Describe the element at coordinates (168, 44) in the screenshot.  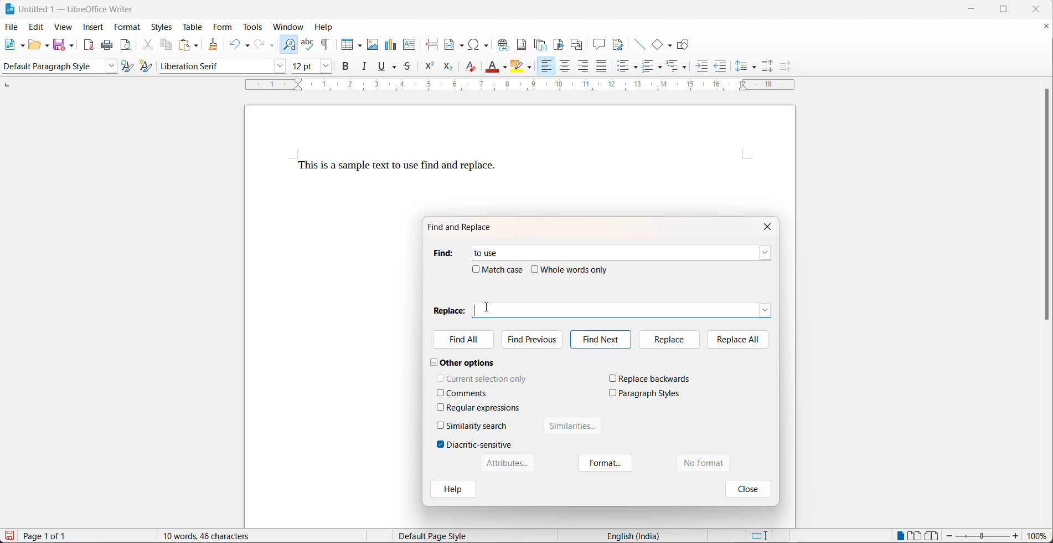
I see `copy` at that location.